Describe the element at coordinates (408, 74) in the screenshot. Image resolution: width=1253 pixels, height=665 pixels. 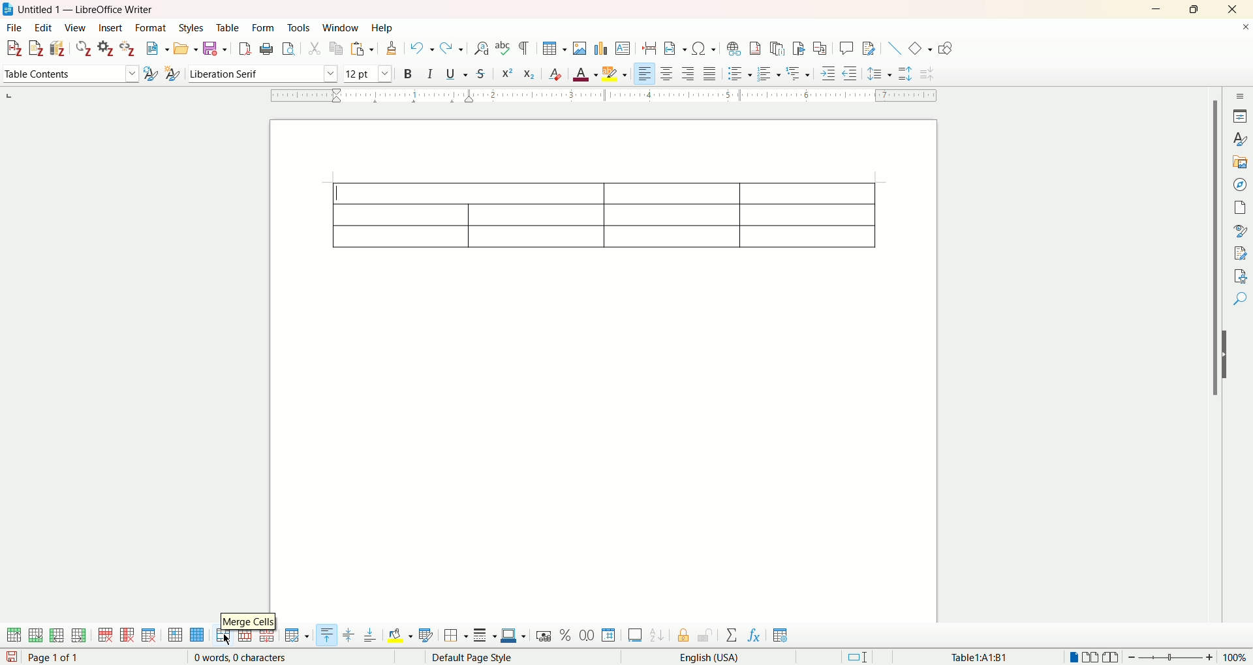
I see `bold` at that location.